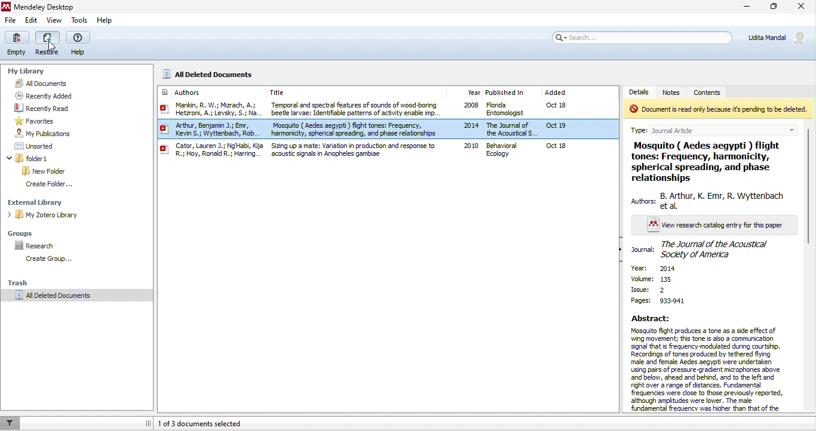  I want to click on folder1, so click(46, 158).